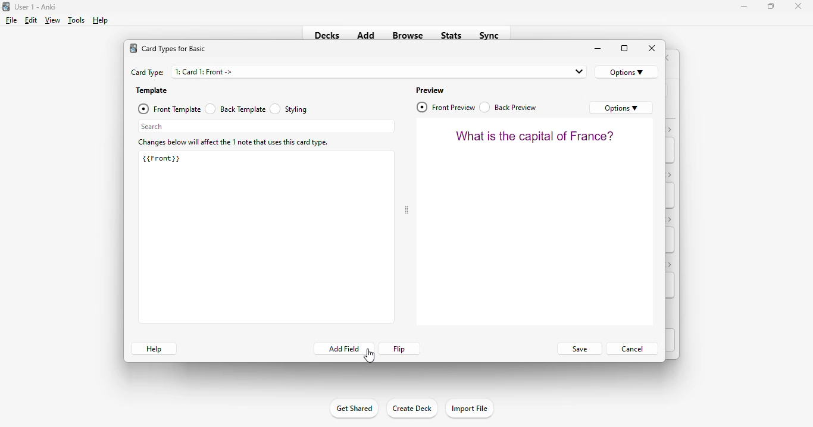 The height and width of the screenshot is (427, 813). Describe the element at coordinates (745, 6) in the screenshot. I see `minimize` at that location.